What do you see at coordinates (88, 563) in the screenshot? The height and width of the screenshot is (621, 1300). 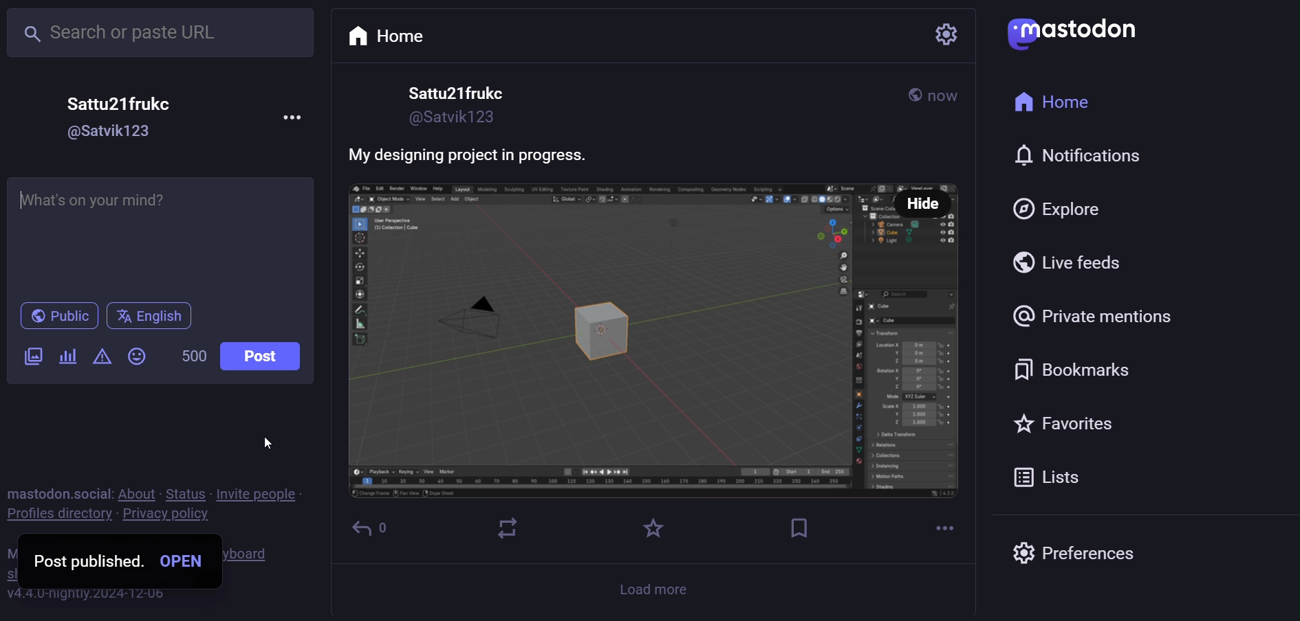 I see `post published` at bounding box center [88, 563].